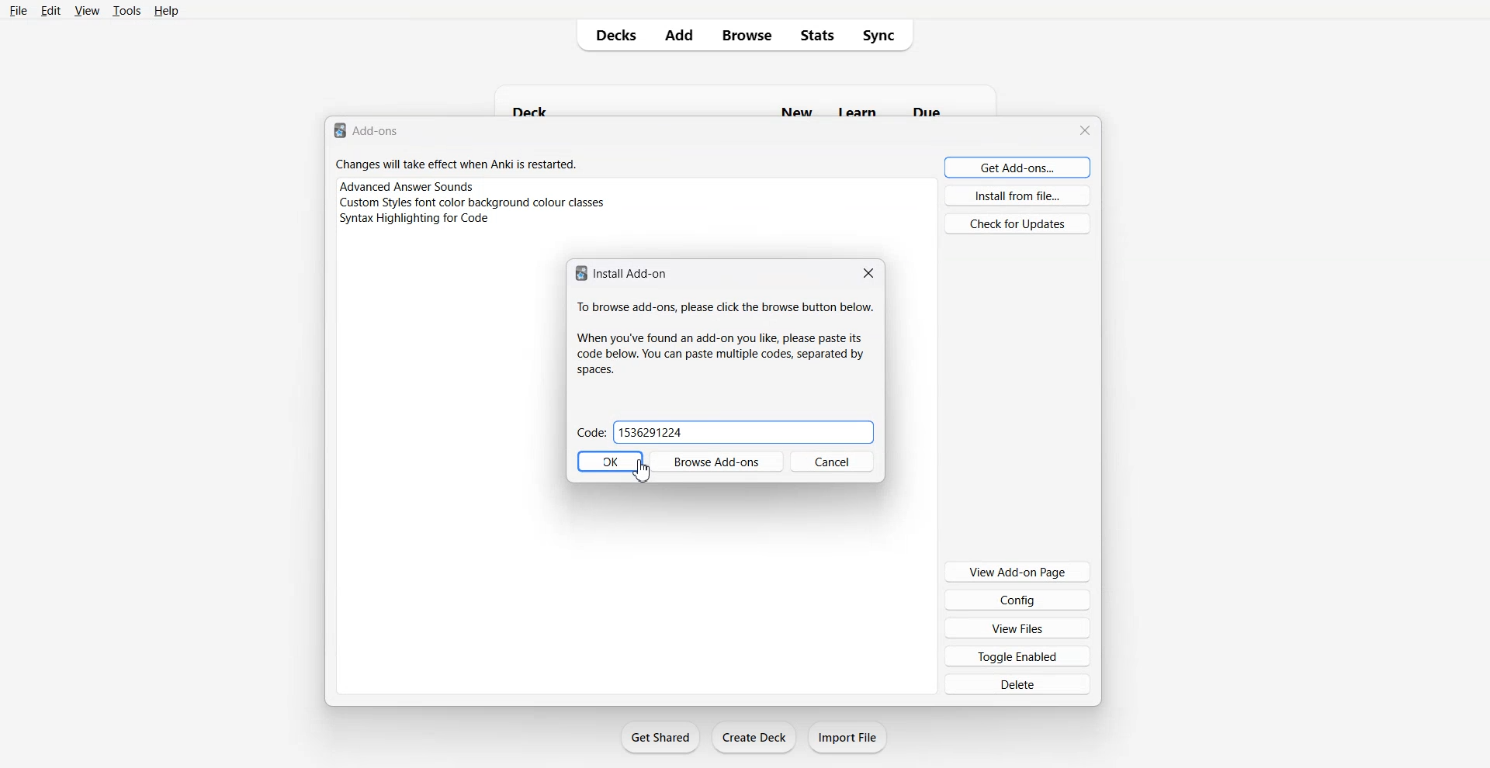  Describe the element at coordinates (380, 132) in the screenshot. I see `add-ons` at that location.